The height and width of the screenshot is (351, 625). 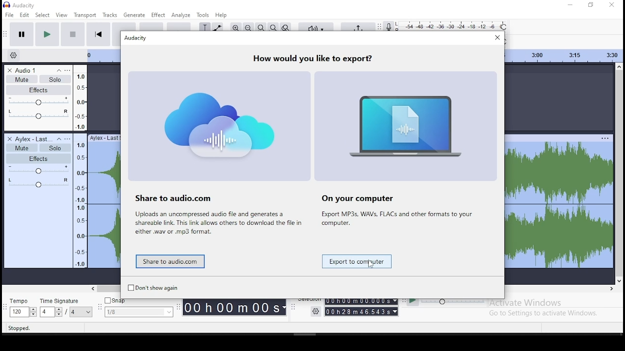 I want to click on effect, so click(x=158, y=15).